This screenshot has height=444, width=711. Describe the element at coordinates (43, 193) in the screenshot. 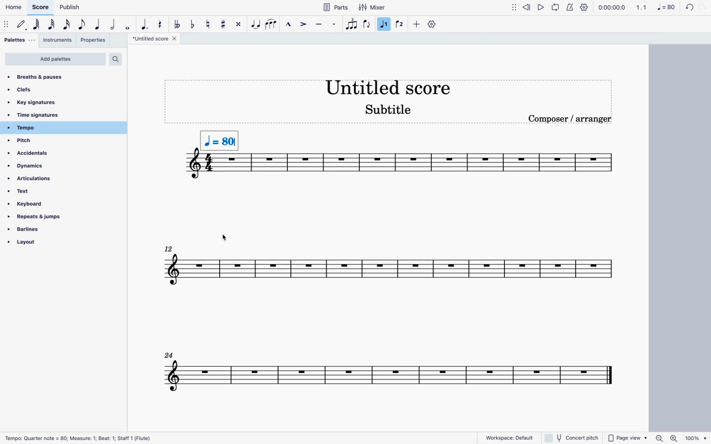

I see `text` at that location.